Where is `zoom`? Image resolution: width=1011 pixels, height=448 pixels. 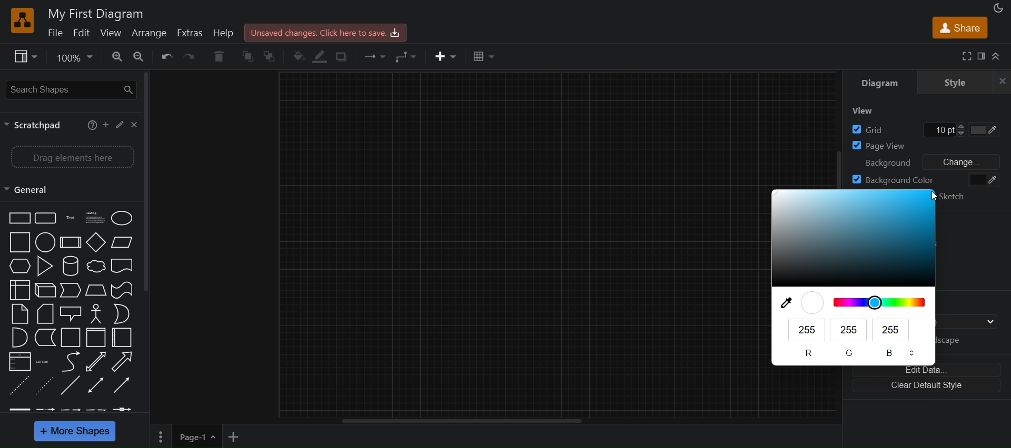 zoom is located at coordinates (73, 56).